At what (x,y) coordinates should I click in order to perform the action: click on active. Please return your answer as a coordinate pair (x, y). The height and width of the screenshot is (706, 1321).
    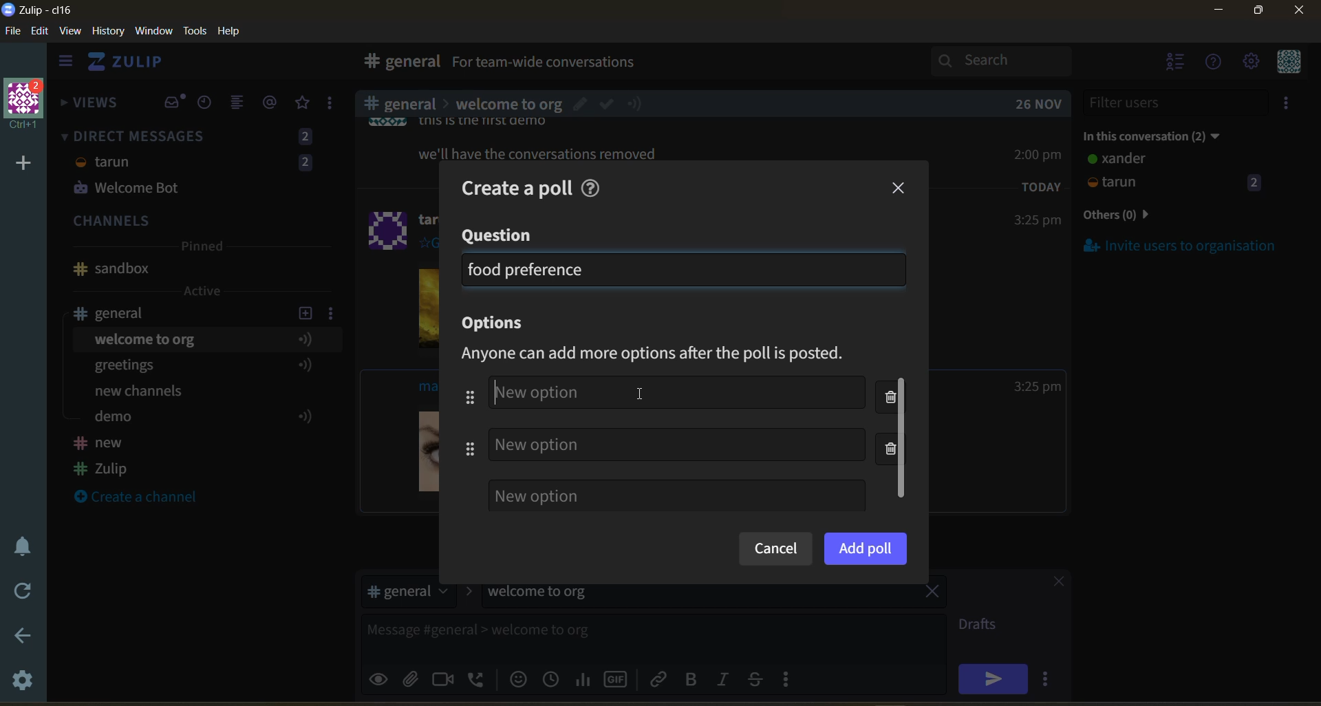
    Looking at the image, I should click on (204, 291).